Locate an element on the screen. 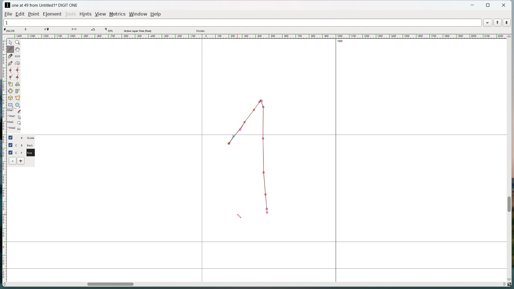  delete layer is located at coordinates (13, 161).